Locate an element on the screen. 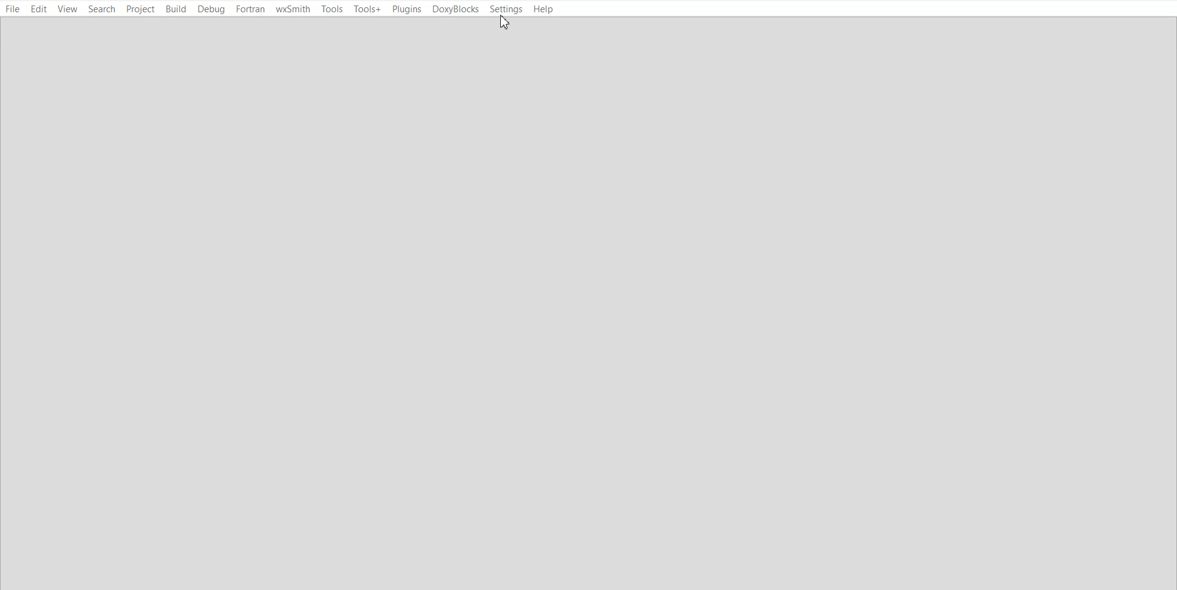 The width and height of the screenshot is (1177, 590). Tools is located at coordinates (332, 9).